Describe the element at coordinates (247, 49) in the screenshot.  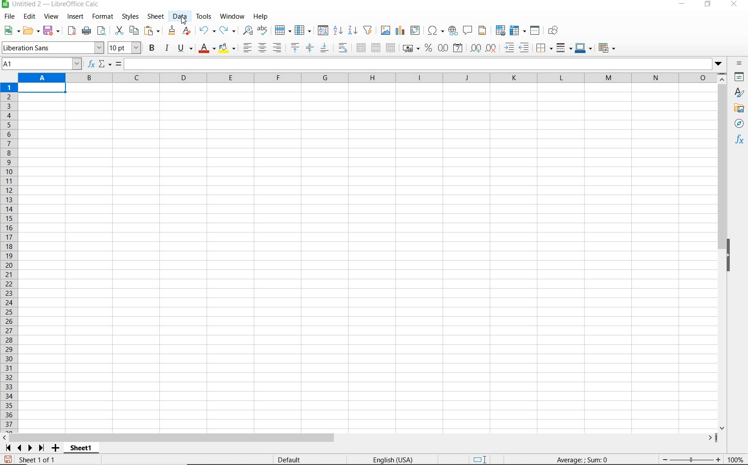
I see `align left` at that location.